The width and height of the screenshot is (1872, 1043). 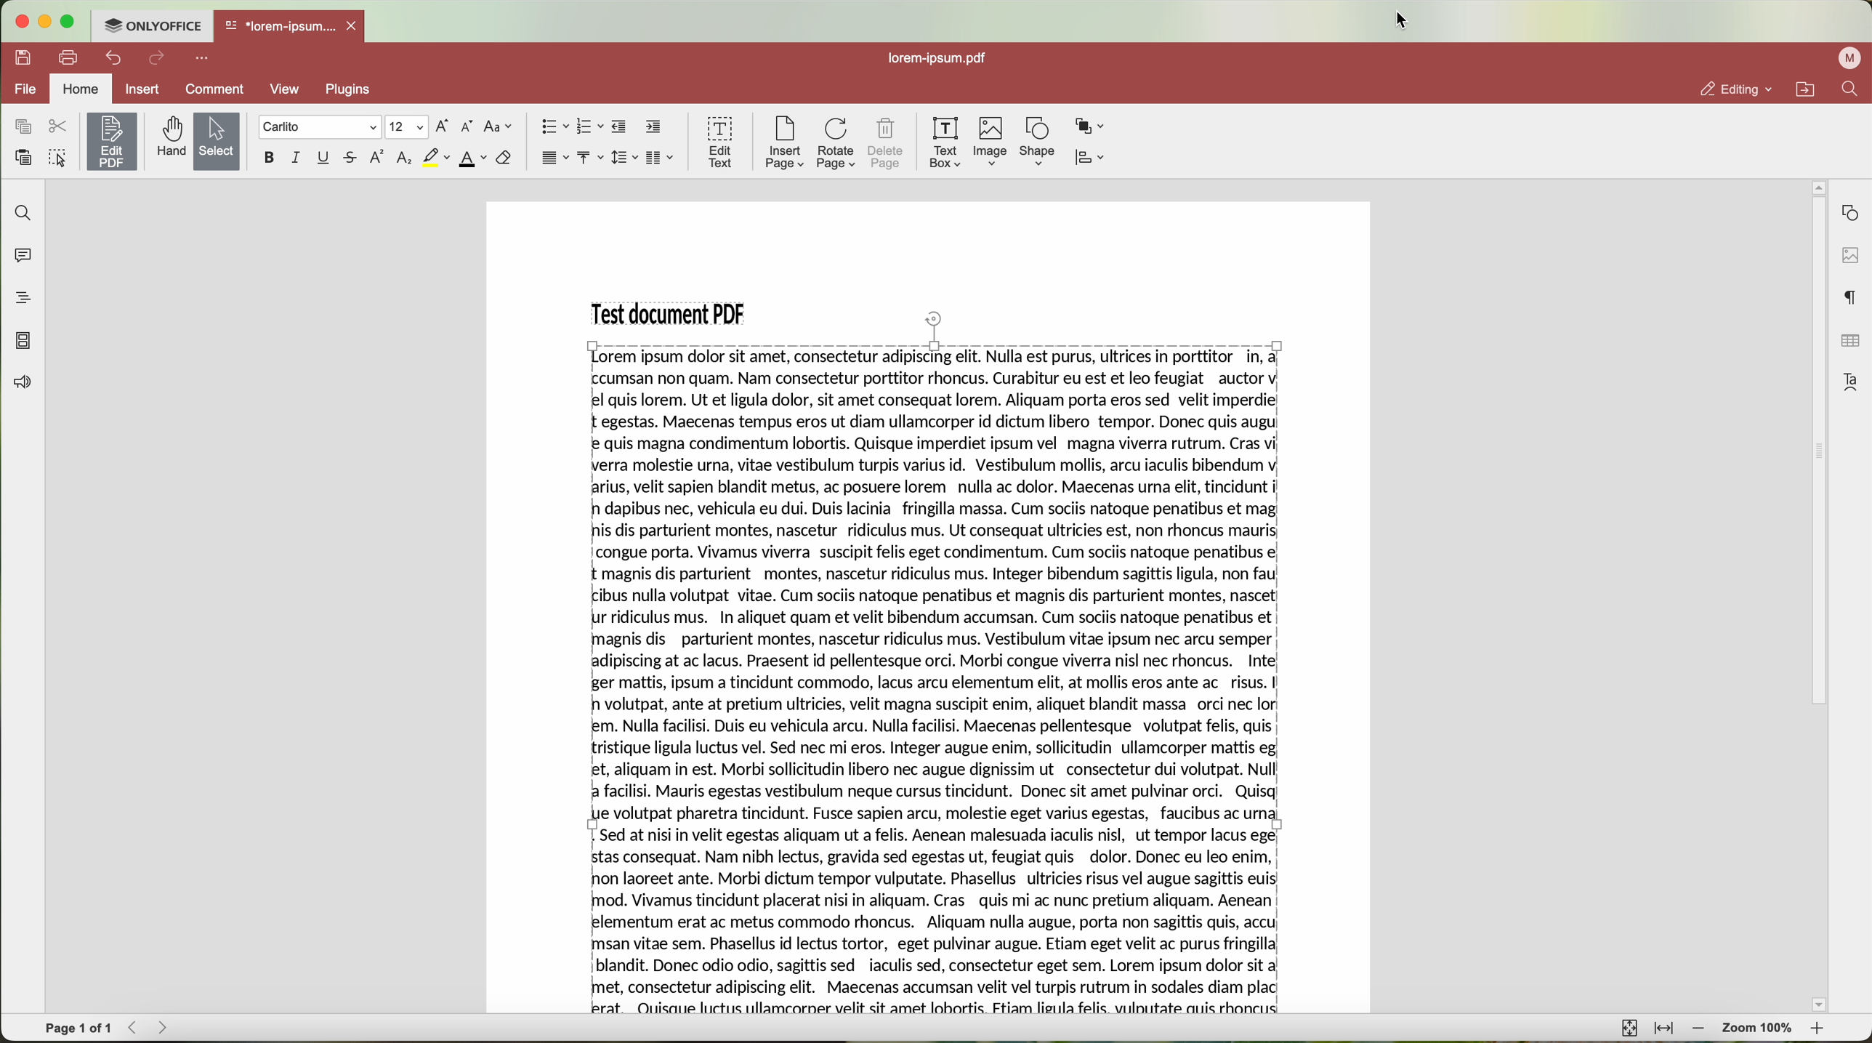 I want to click on comment, so click(x=215, y=90).